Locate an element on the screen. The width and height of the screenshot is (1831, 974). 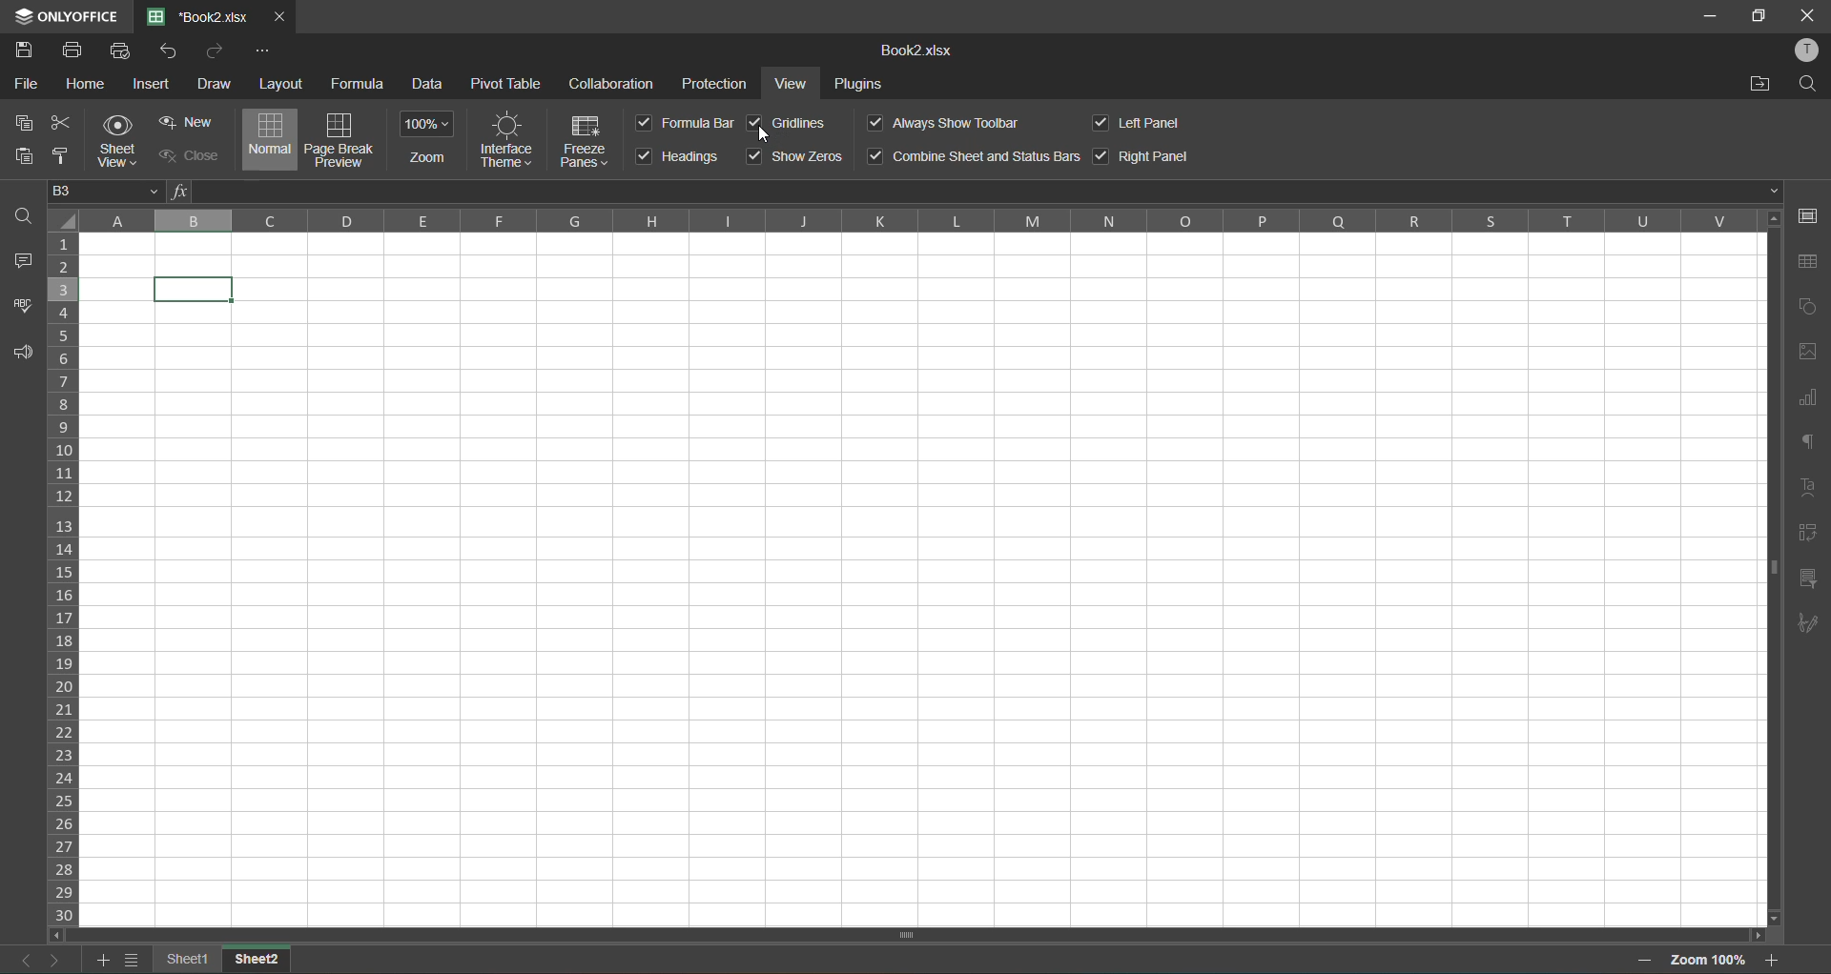
sheet view is located at coordinates (124, 141).